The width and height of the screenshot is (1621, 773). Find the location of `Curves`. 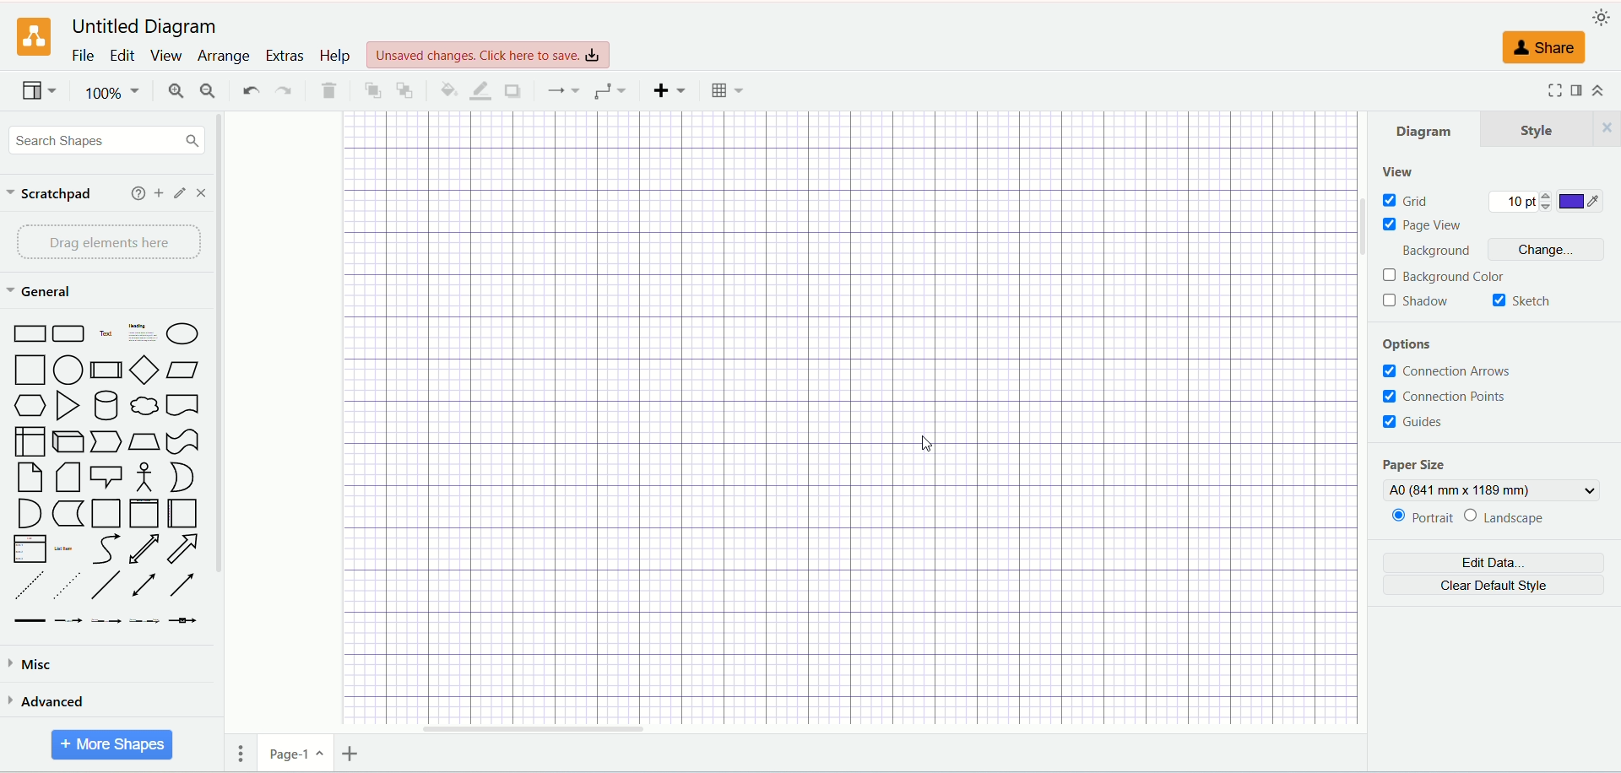

Curves is located at coordinates (106, 551).